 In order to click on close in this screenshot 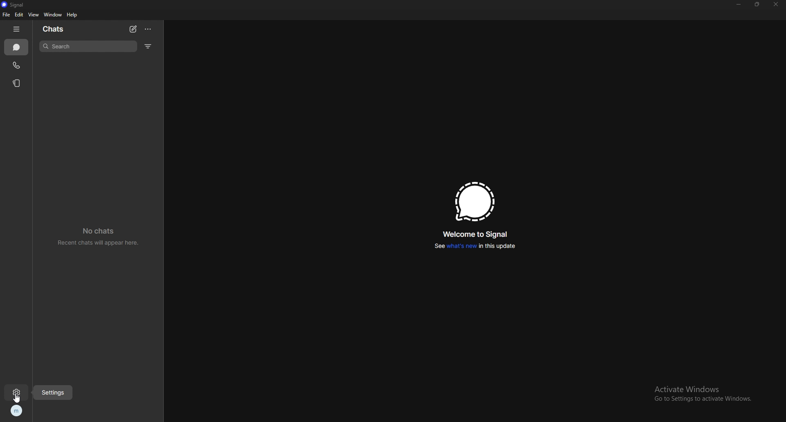, I will do `click(775, 5)`.